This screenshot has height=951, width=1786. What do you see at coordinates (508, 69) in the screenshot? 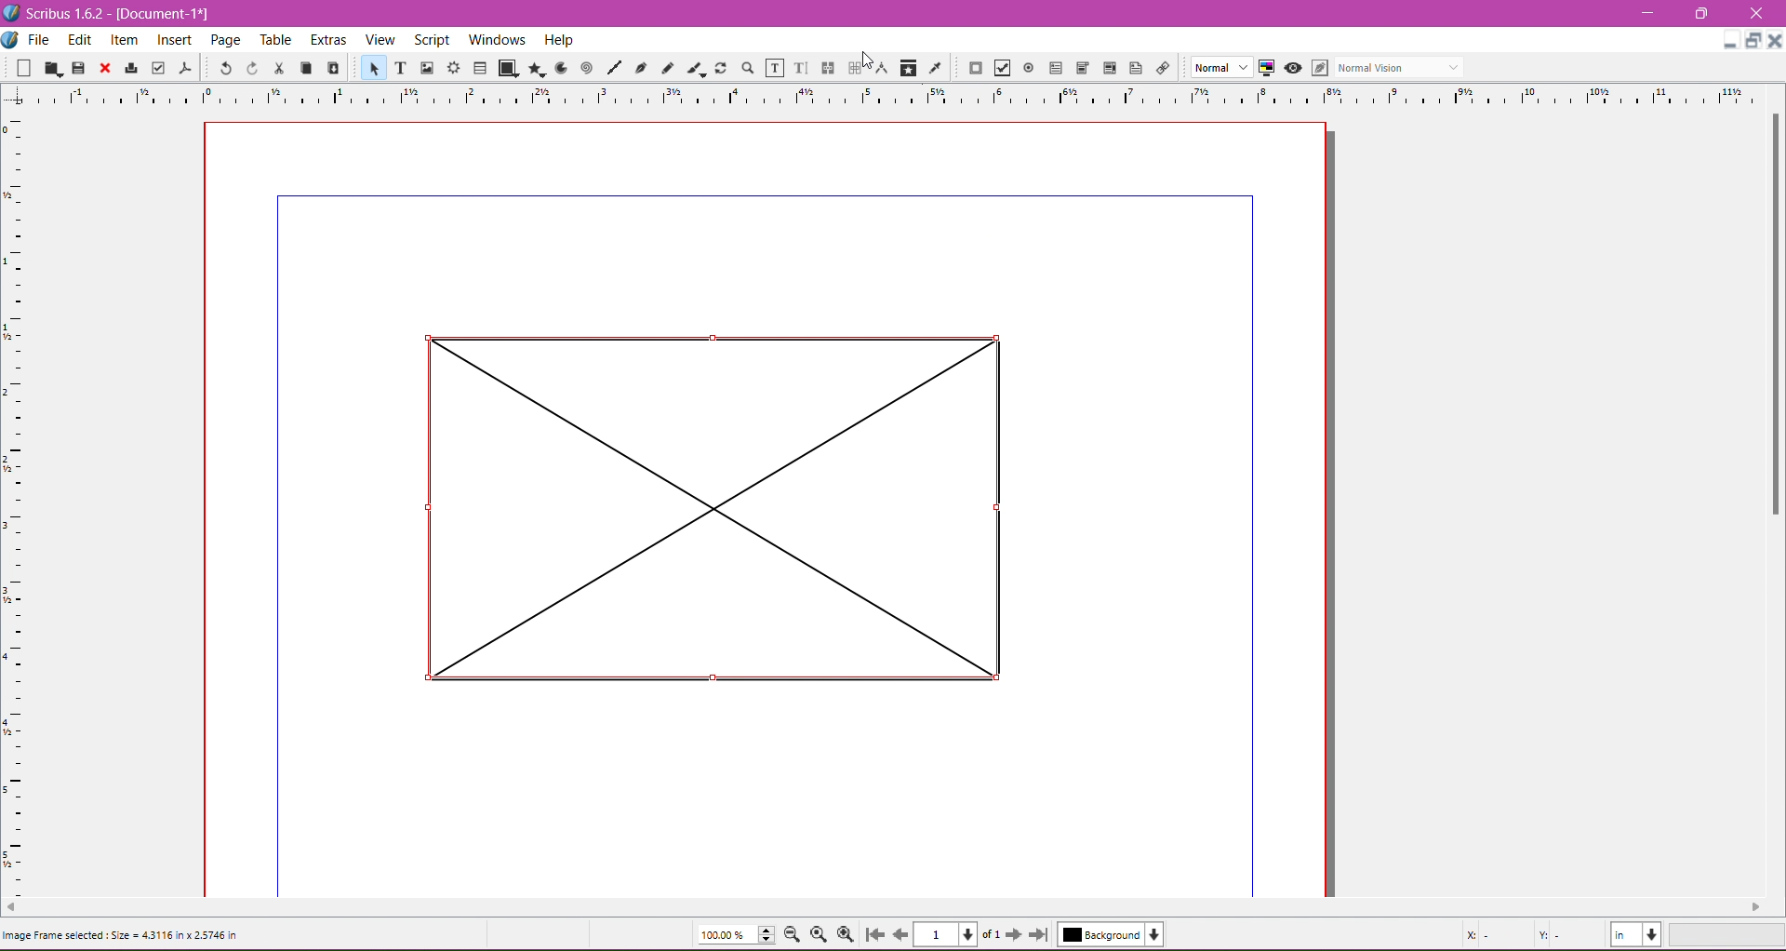
I see `Shape ` at bounding box center [508, 69].